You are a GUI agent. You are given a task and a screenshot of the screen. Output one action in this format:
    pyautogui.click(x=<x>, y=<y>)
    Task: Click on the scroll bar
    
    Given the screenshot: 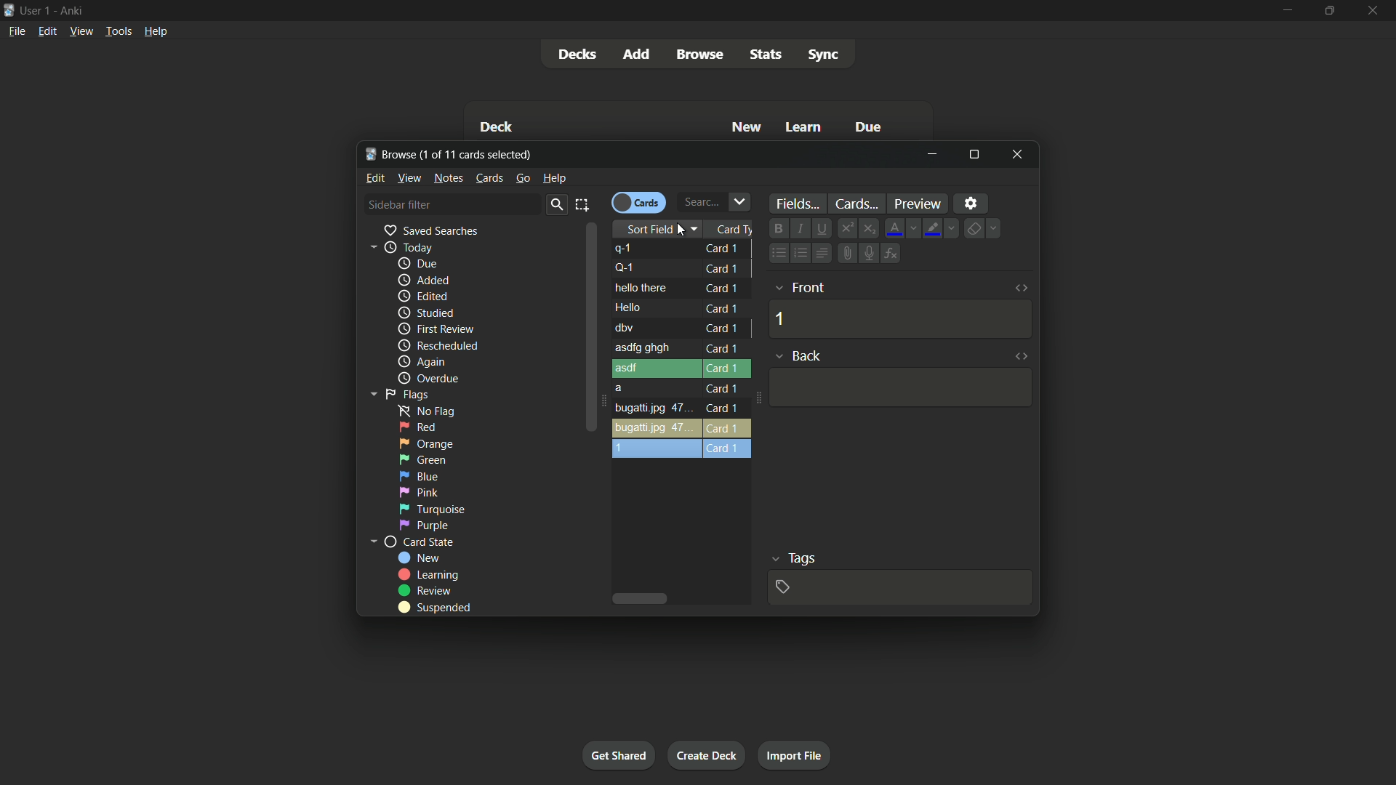 What is the action you would take?
    pyautogui.click(x=642, y=598)
    